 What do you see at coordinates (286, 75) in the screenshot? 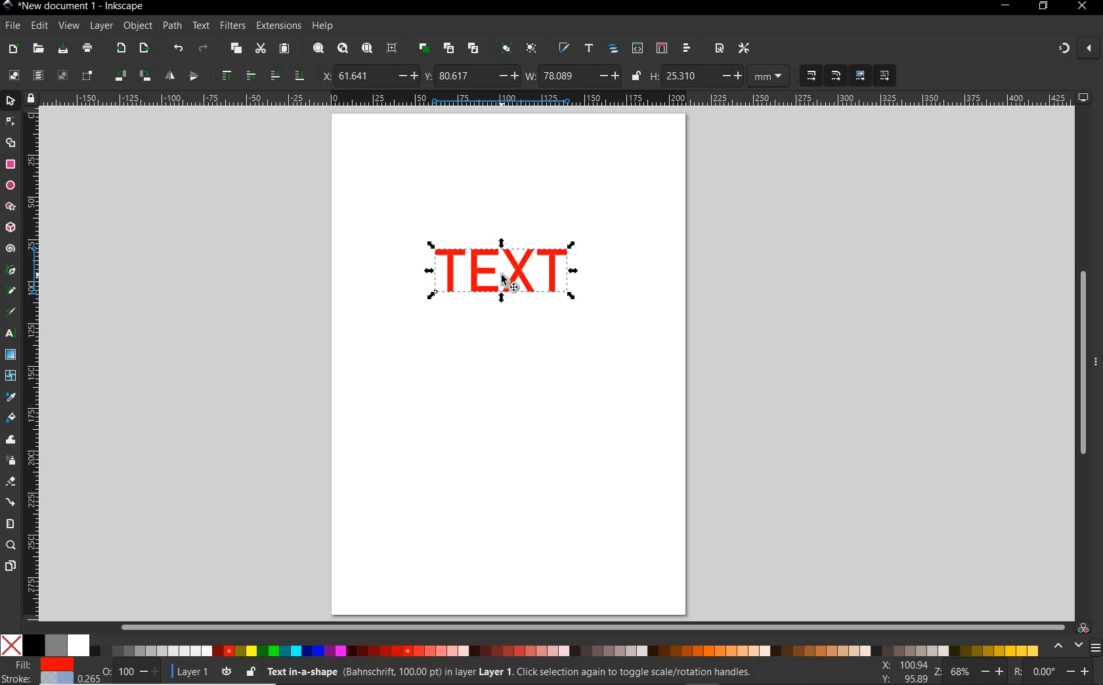
I see `lower selection` at bounding box center [286, 75].